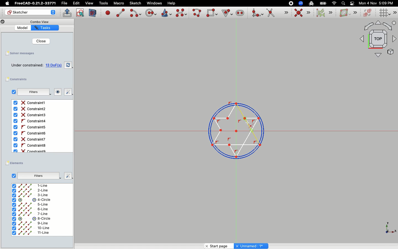 This screenshot has width=398, height=249. Describe the element at coordinates (377, 3) in the screenshot. I see `Mon 4 Nov 5:09 PM` at that location.